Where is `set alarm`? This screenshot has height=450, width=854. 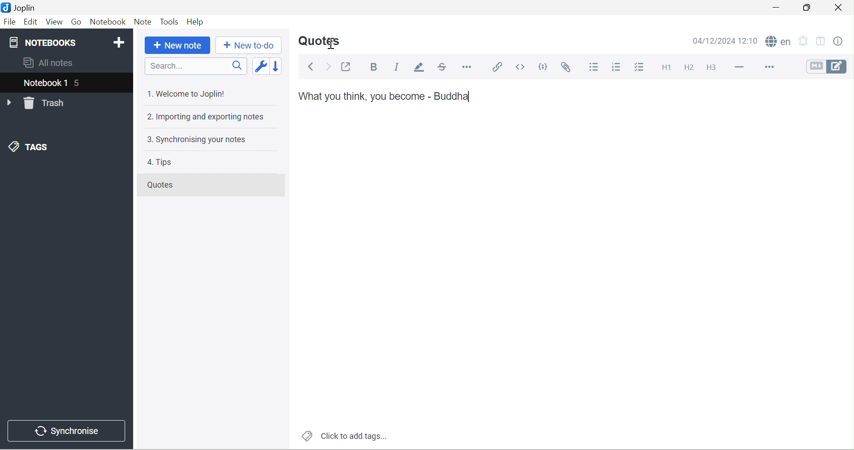
set alarm is located at coordinates (804, 40).